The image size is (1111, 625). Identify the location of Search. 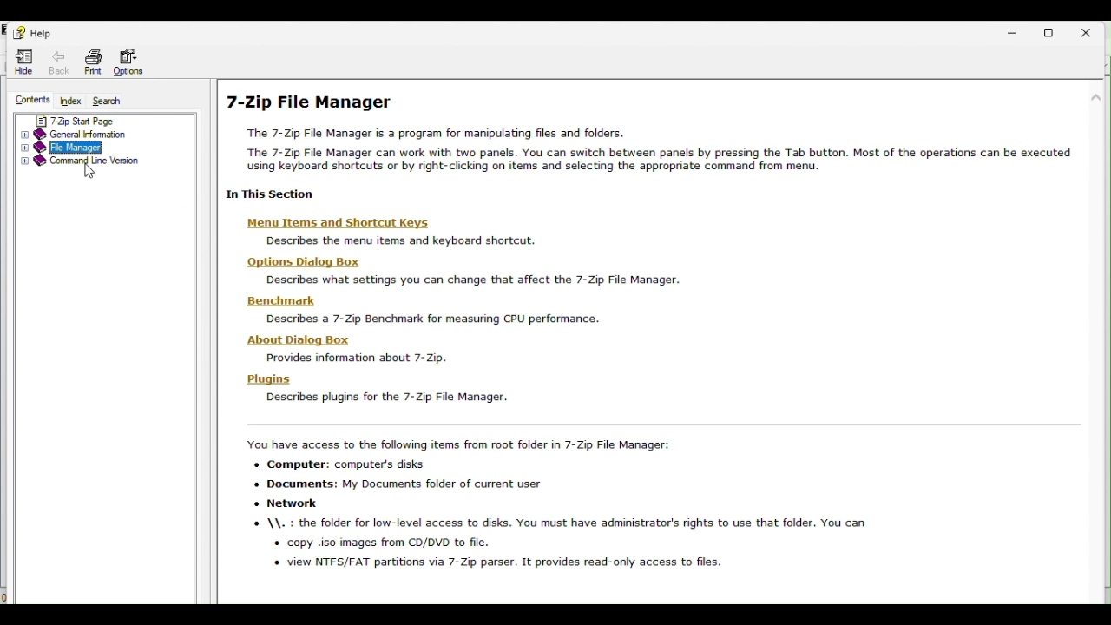
(110, 102).